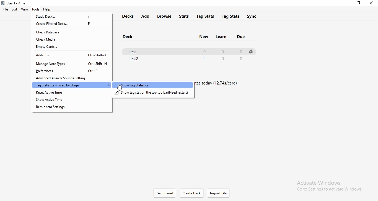  Describe the element at coordinates (348, 4) in the screenshot. I see `minimise` at that location.